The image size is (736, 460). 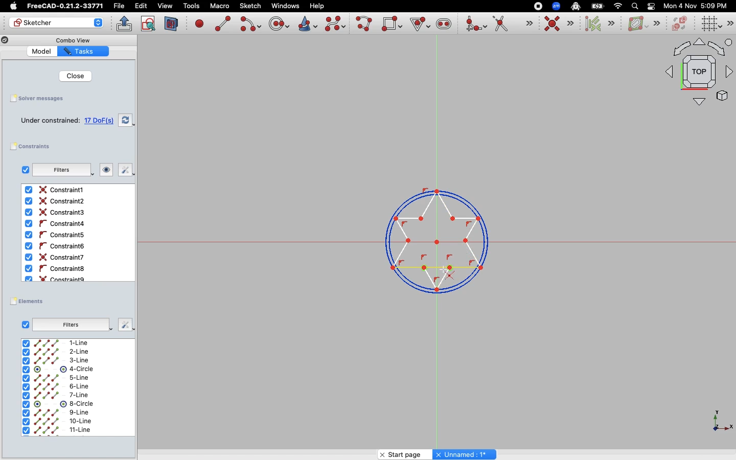 I want to click on Select associated constraints, so click(x=598, y=24).